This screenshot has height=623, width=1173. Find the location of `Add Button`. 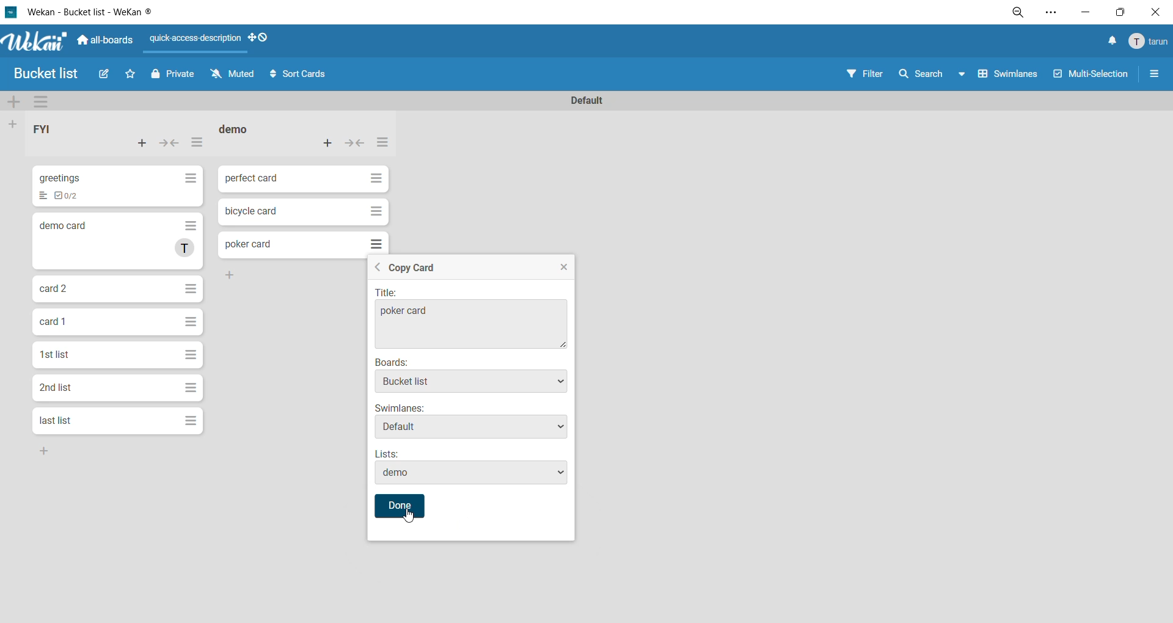

Add Button is located at coordinates (48, 452).